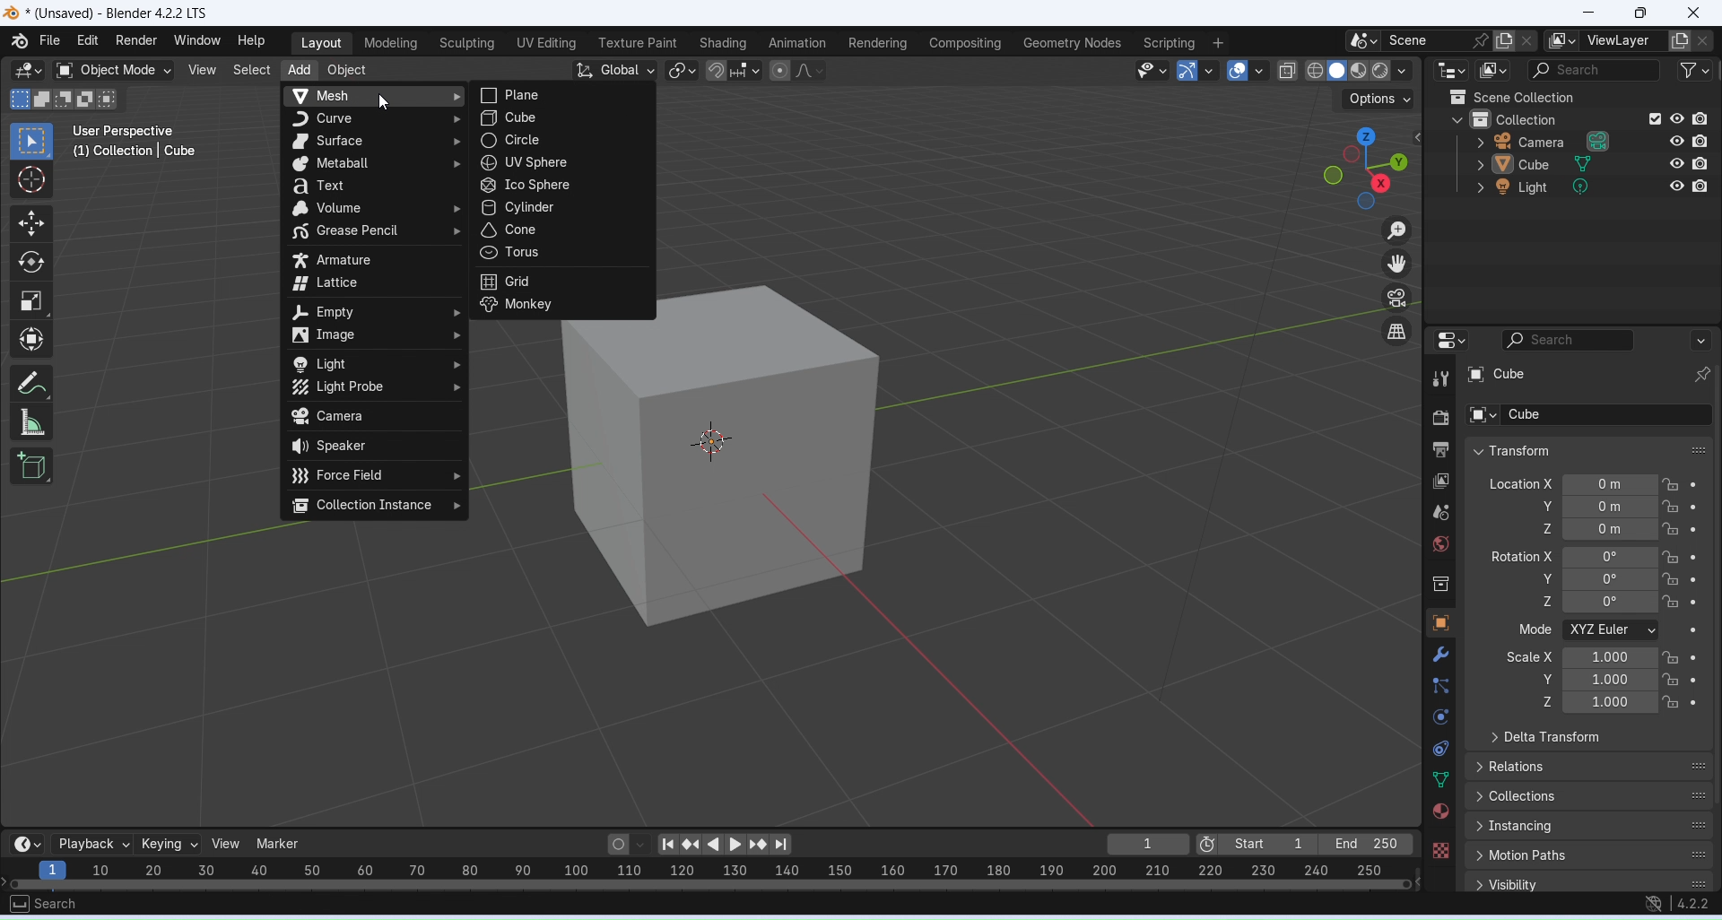 The image size is (1722, 920). Describe the element at coordinates (1634, 630) in the screenshot. I see `Mode` at that location.